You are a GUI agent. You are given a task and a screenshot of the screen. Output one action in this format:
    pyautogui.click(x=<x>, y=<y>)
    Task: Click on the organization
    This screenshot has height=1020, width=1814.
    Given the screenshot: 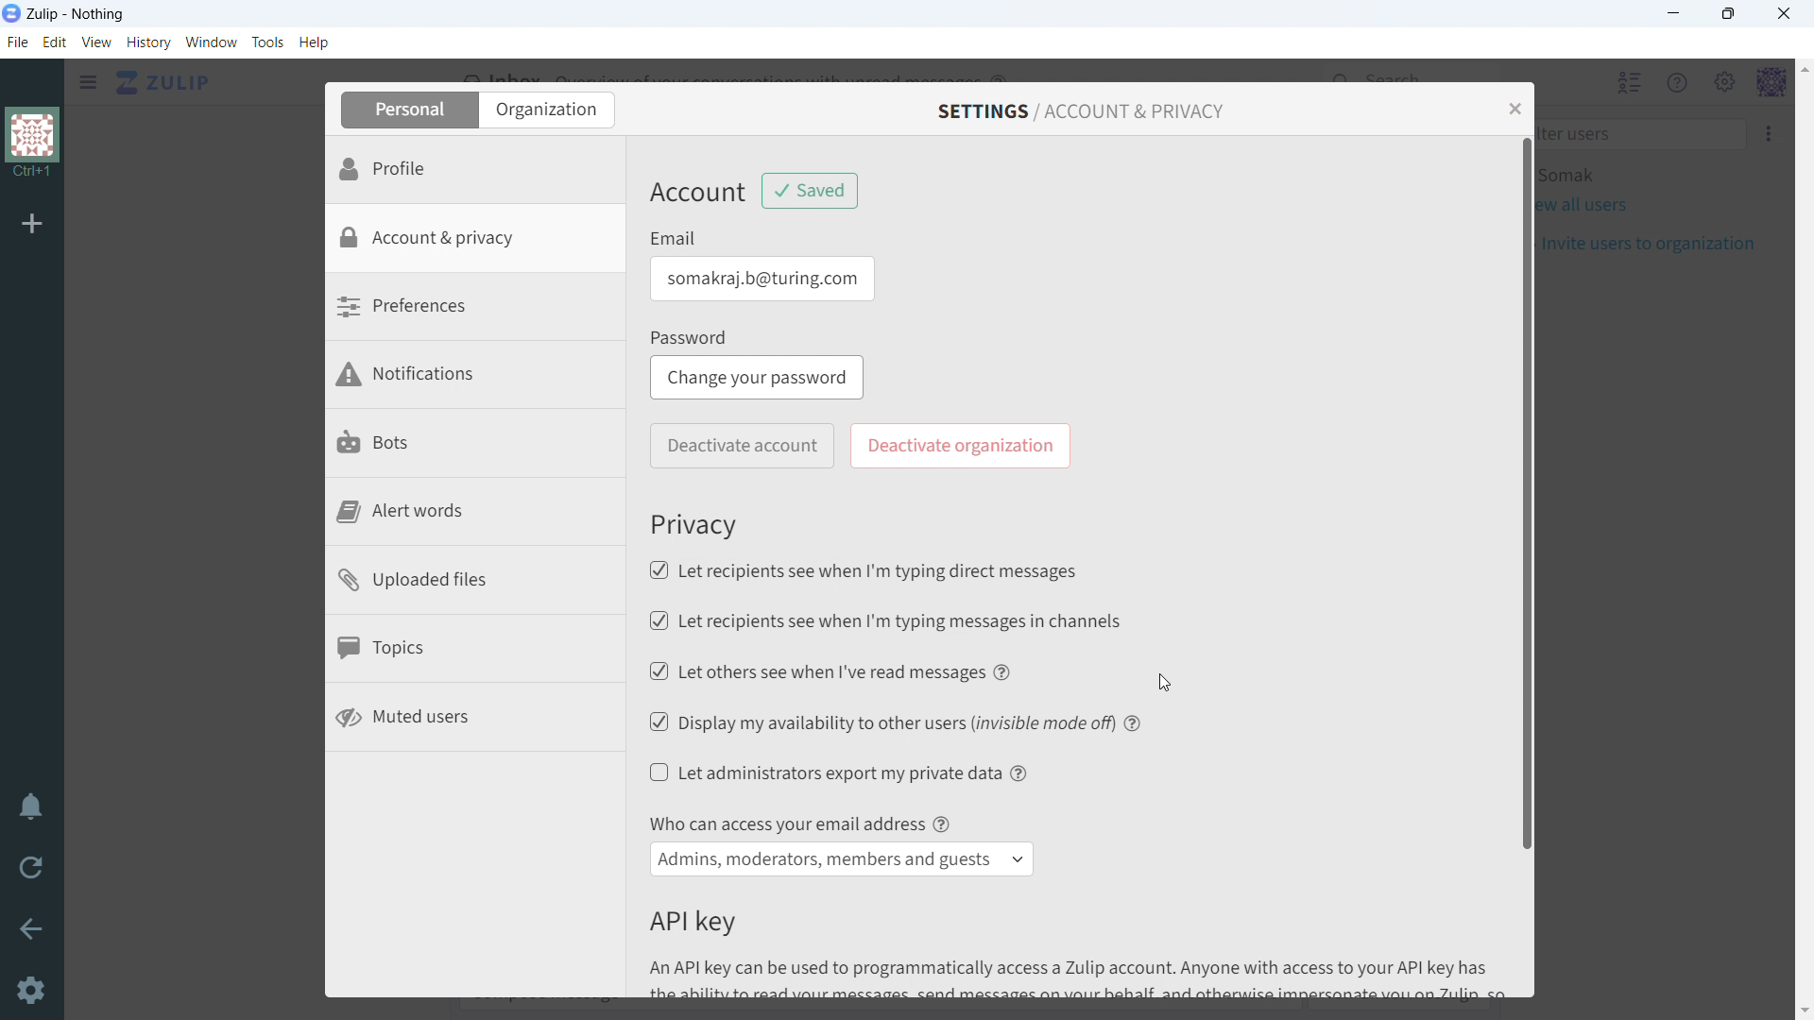 What is the action you would take?
    pyautogui.click(x=551, y=110)
    